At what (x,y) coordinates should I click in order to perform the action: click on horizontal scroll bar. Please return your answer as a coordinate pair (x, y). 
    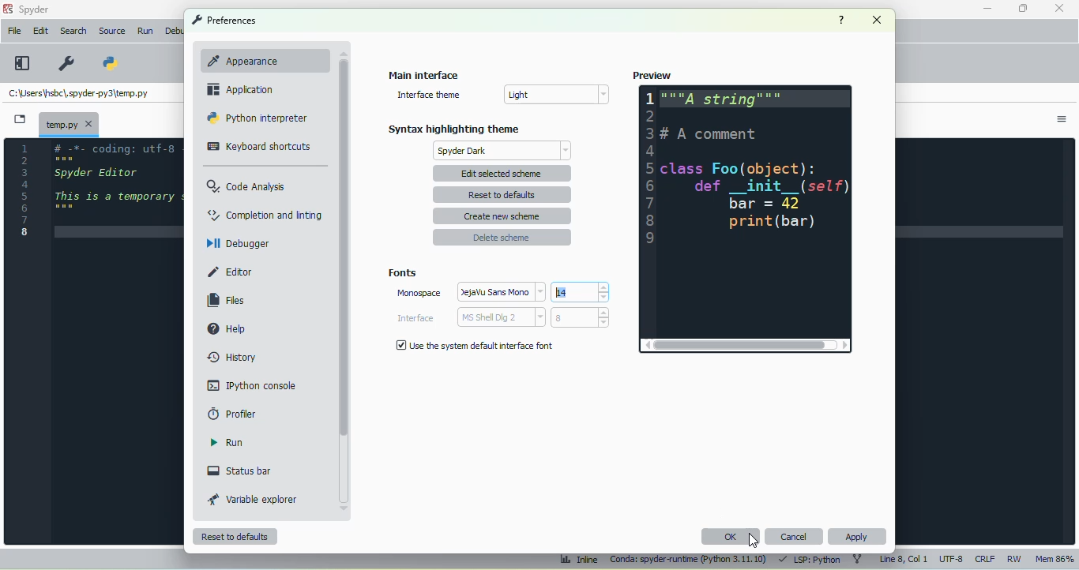
    Looking at the image, I should click on (740, 345).